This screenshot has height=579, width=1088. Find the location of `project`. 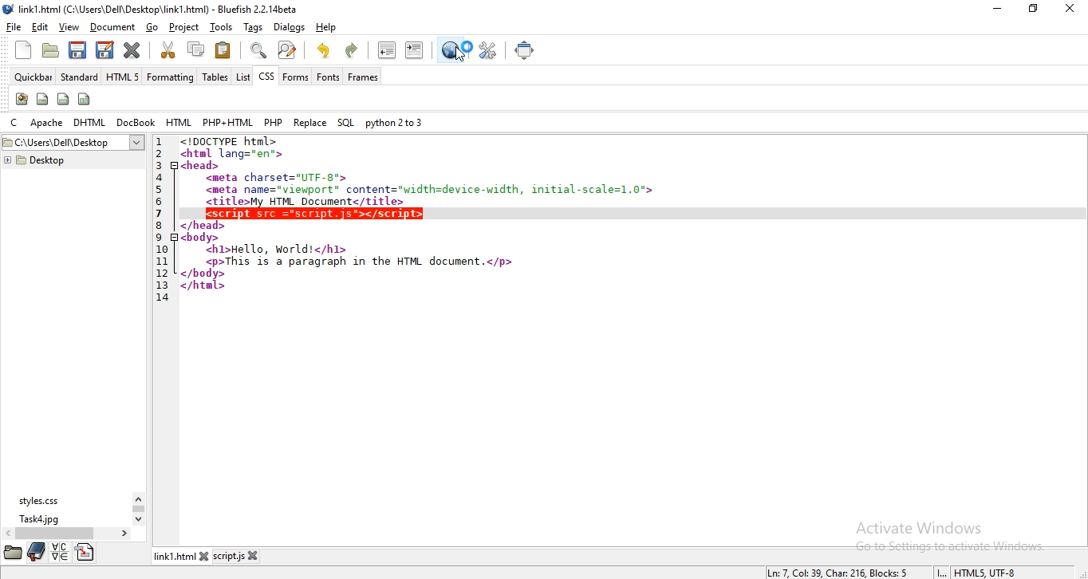

project is located at coordinates (184, 27).